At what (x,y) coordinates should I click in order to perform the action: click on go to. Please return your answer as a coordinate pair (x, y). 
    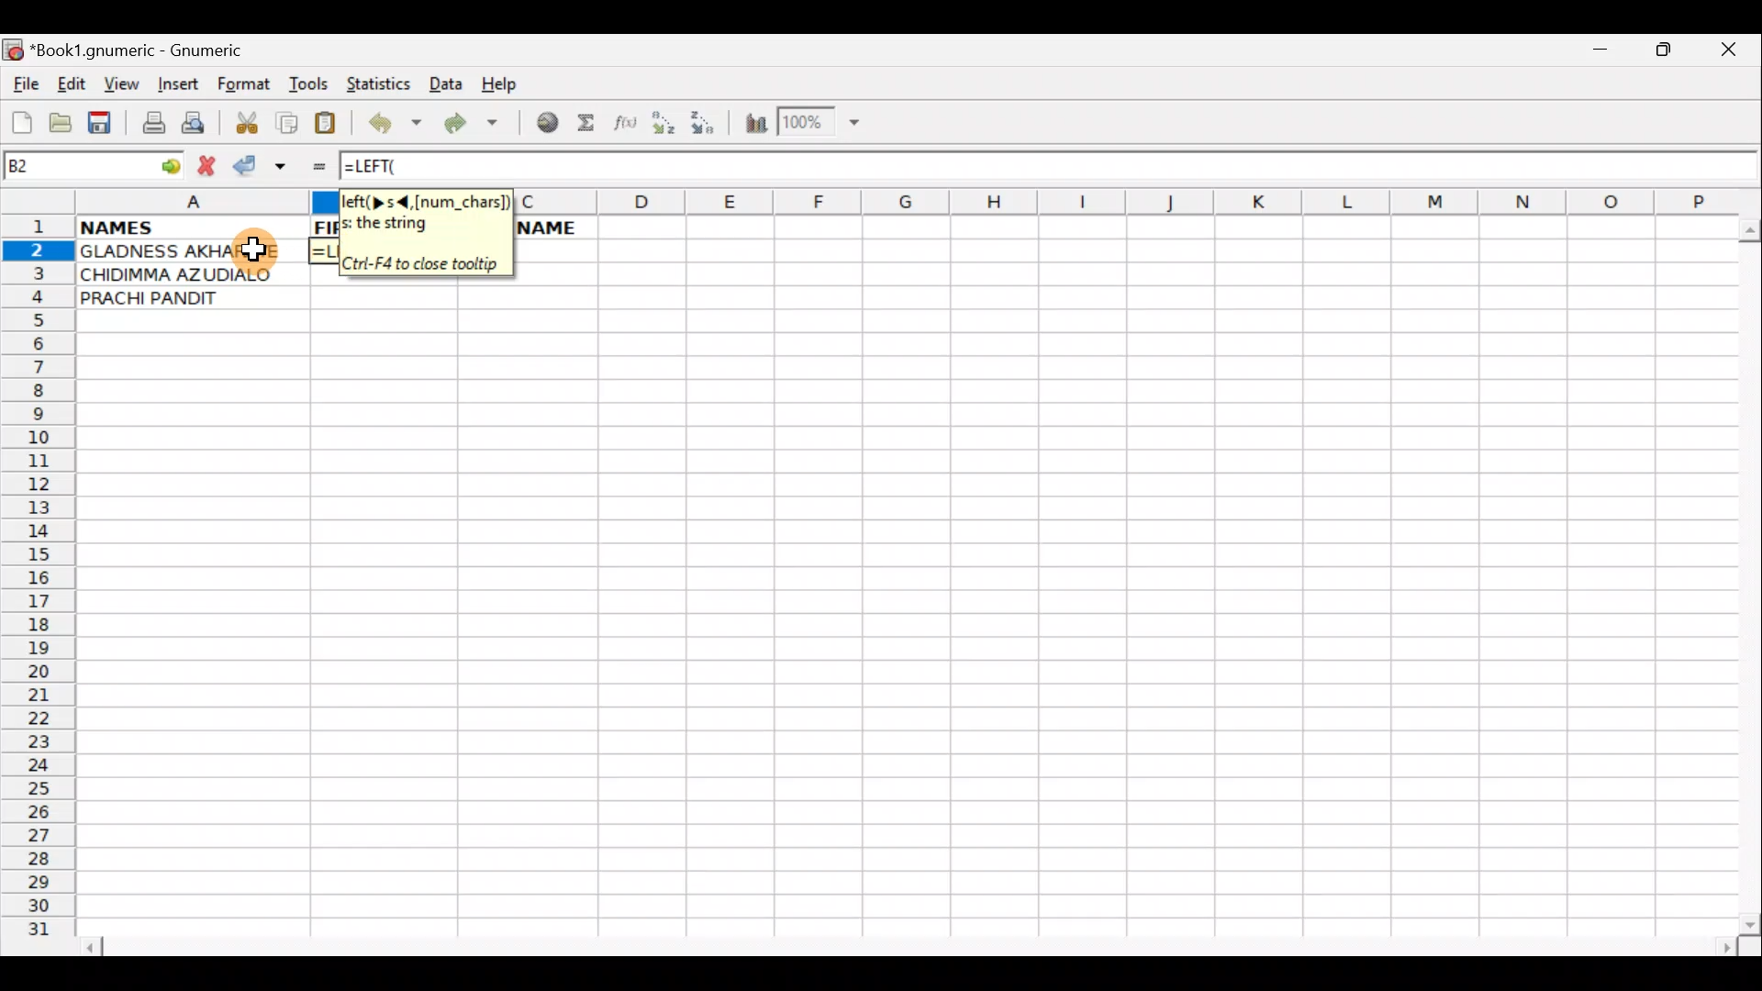
    Looking at the image, I should click on (169, 163).